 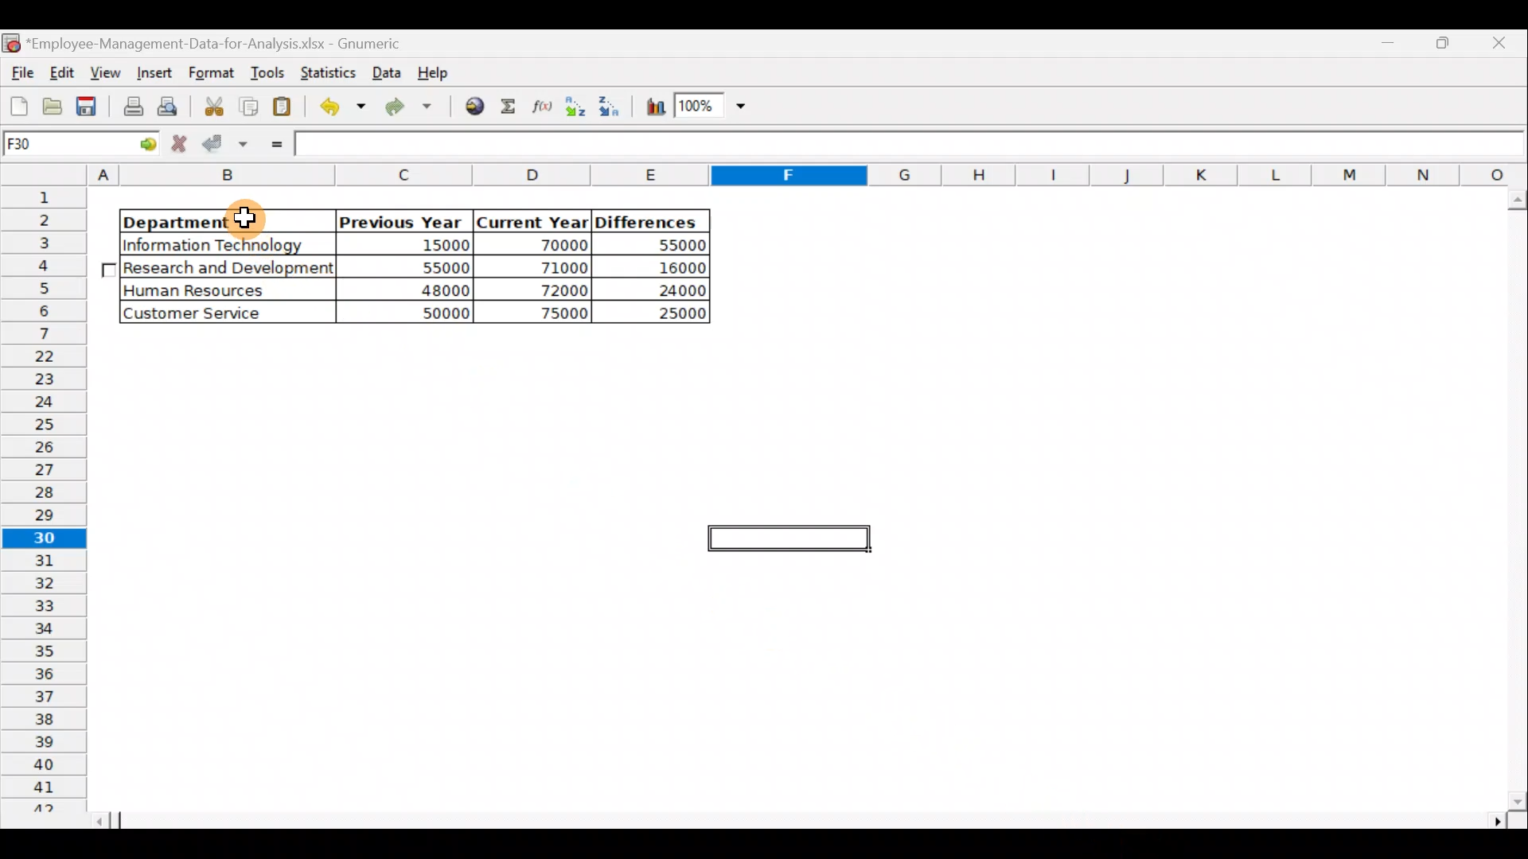 What do you see at coordinates (1513, 500) in the screenshot?
I see `Scroll bar` at bounding box center [1513, 500].